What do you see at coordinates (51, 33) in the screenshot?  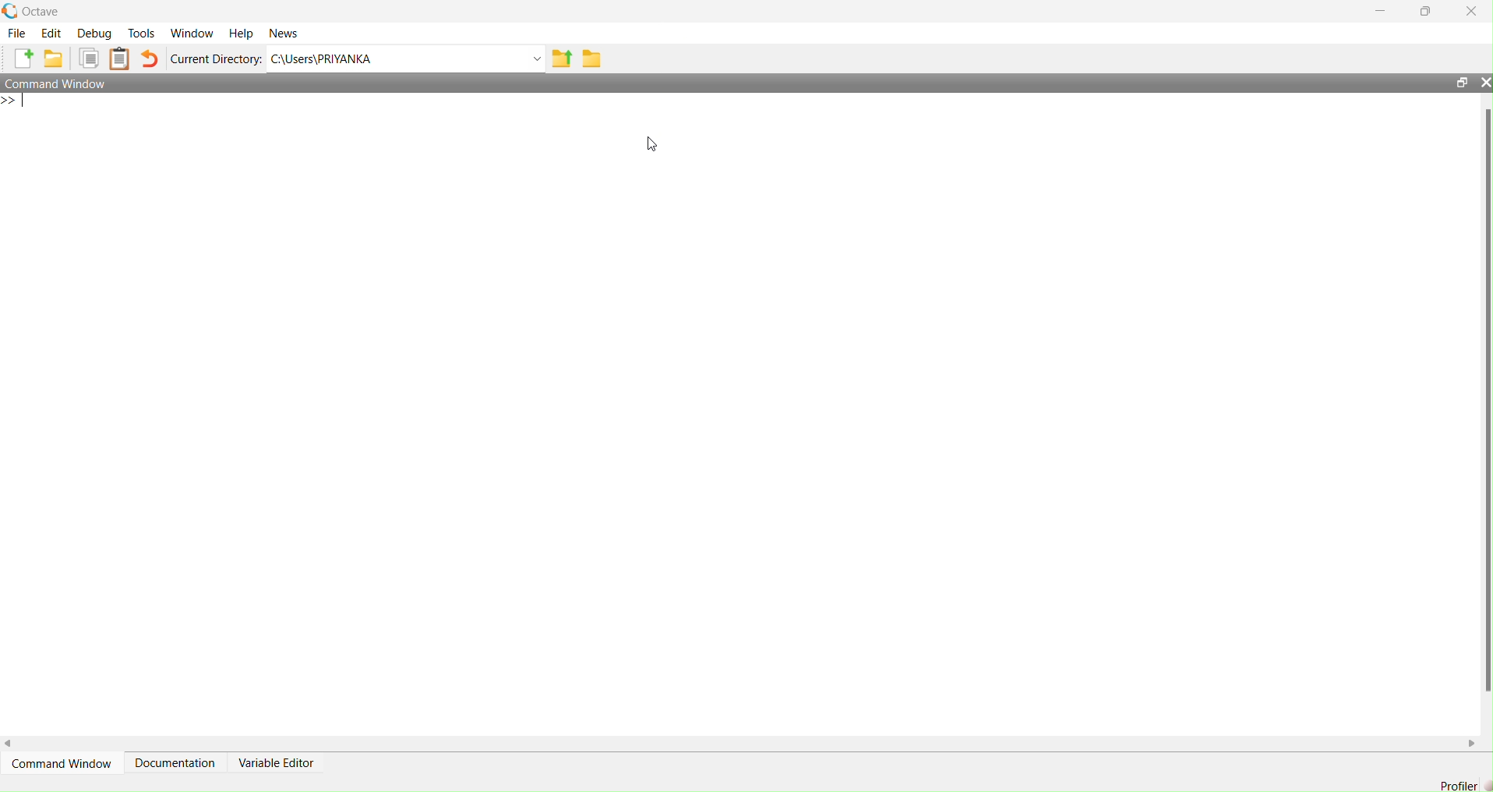 I see `Edit` at bounding box center [51, 33].